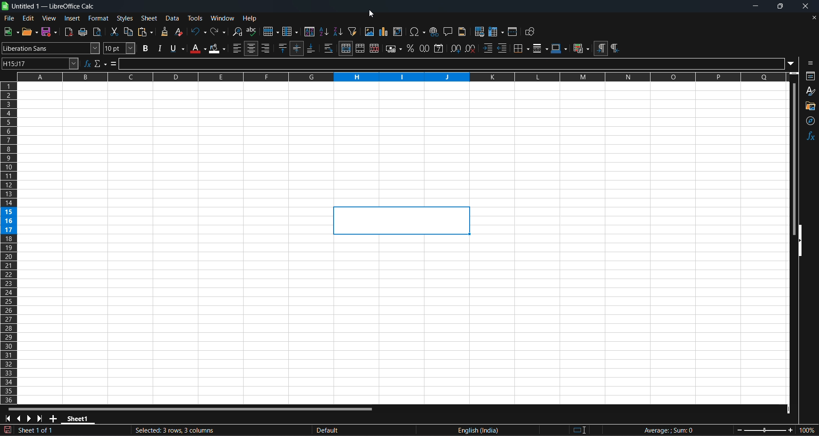  I want to click on file, so click(10, 18).